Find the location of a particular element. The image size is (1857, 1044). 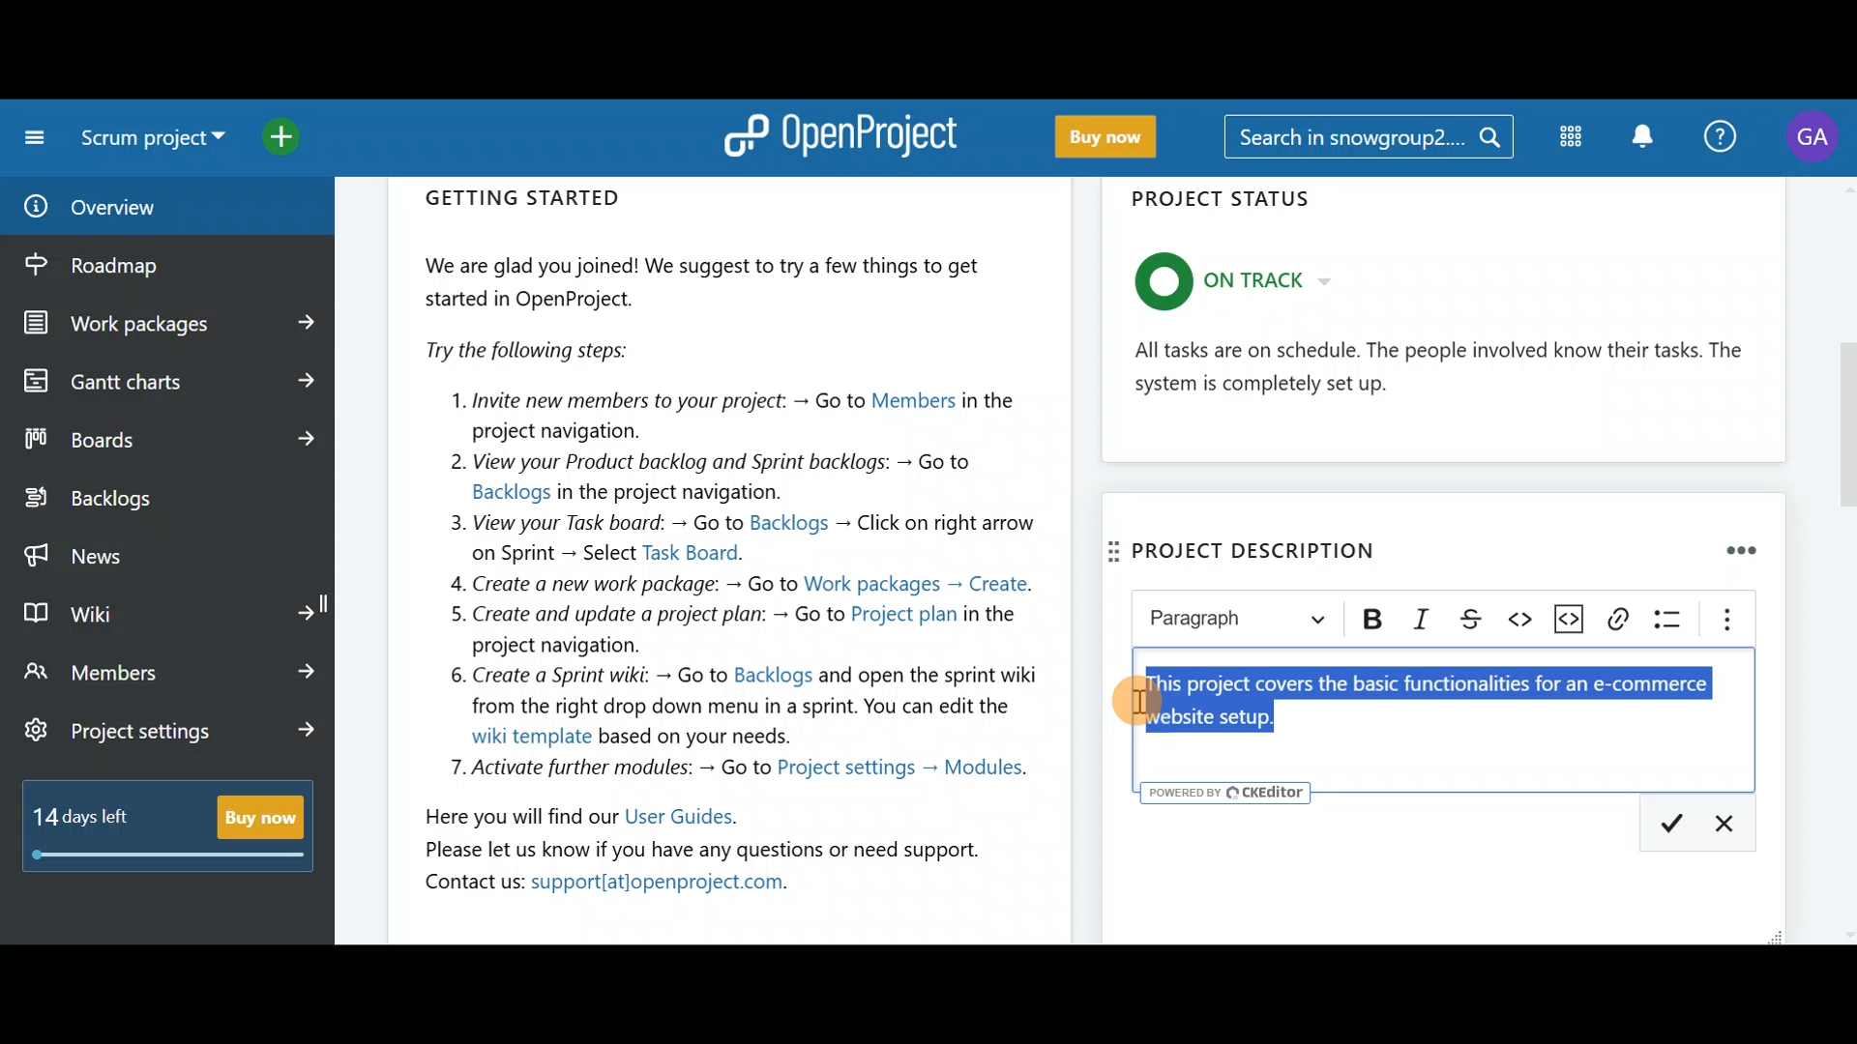

Project descripition is located at coordinates (1260, 547).